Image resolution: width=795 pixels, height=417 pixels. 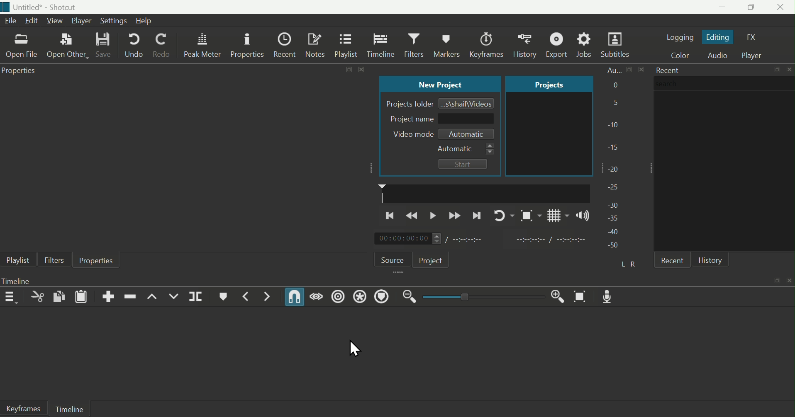 What do you see at coordinates (37, 297) in the screenshot?
I see `Cut` at bounding box center [37, 297].